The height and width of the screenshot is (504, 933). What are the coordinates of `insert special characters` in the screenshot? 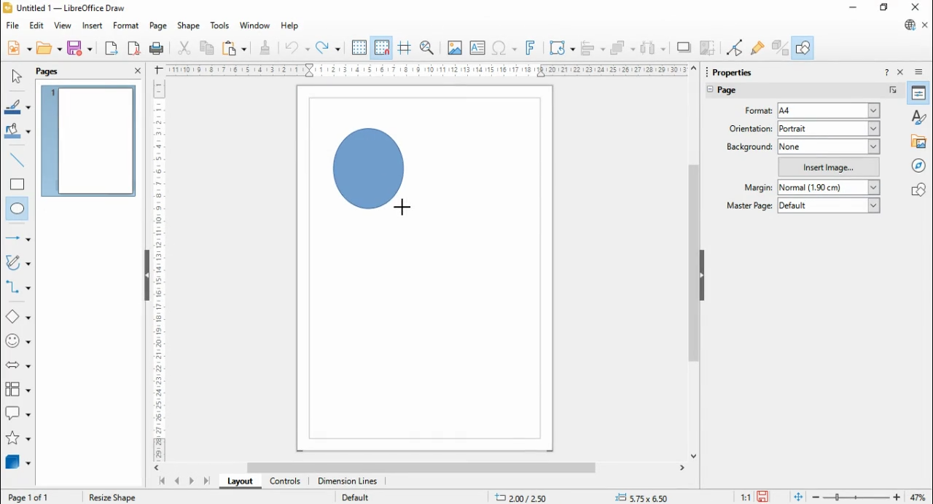 It's located at (505, 47).